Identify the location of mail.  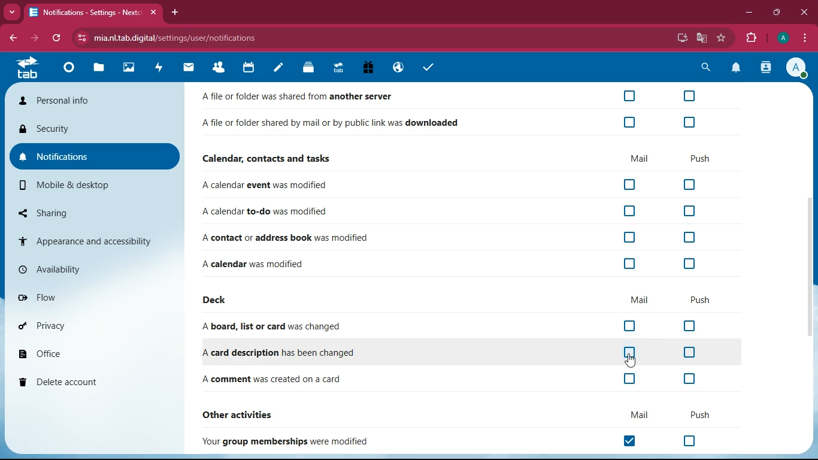
(638, 159).